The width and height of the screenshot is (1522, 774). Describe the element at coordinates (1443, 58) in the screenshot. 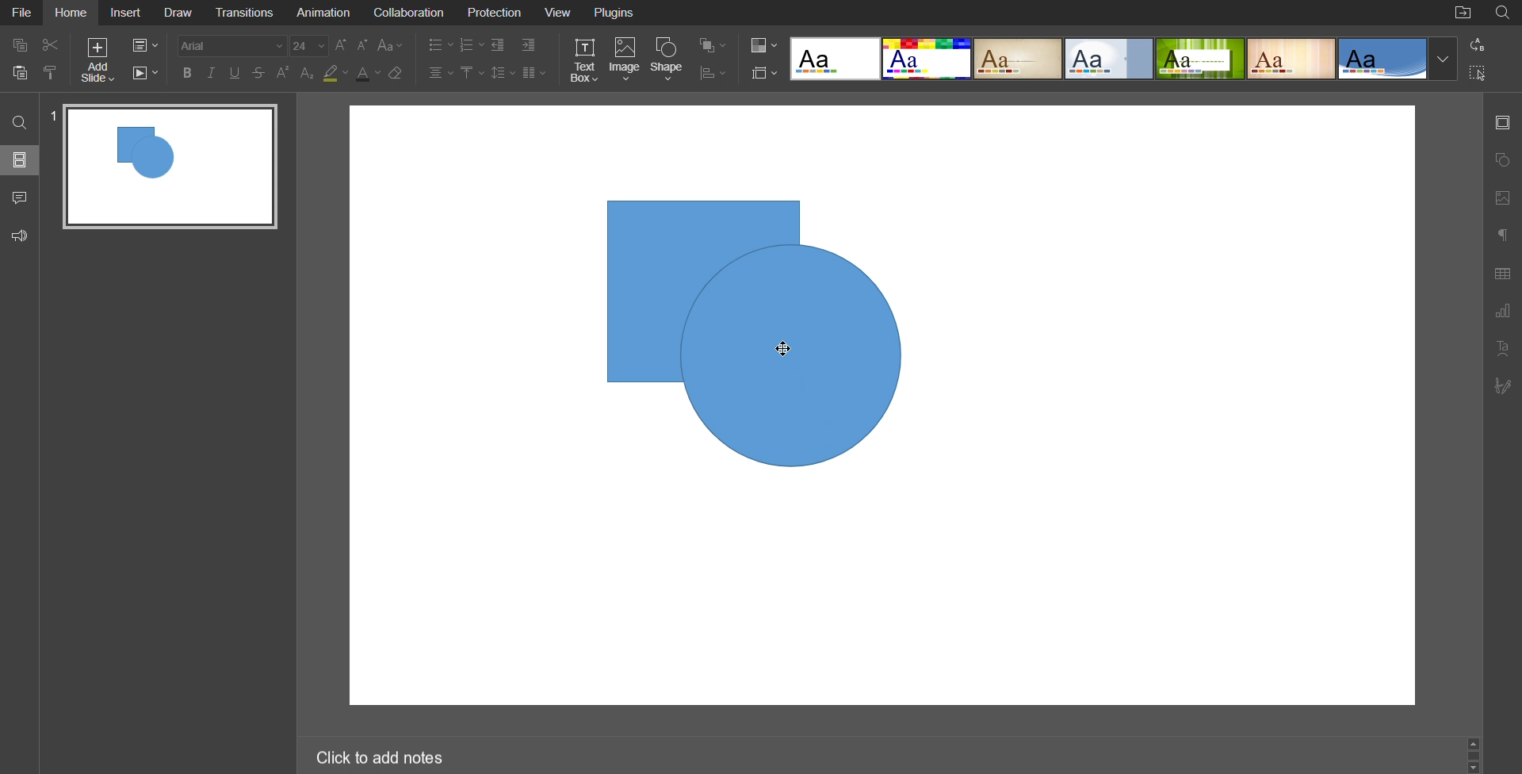

I see `Template Dropdown` at that location.